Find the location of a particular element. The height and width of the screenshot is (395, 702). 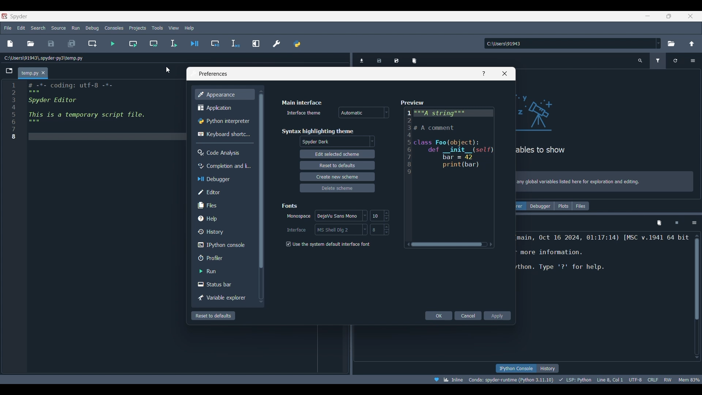

Debug selection or current line is located at coordinates (235, 44).